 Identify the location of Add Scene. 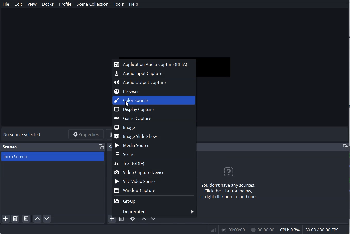
(5, 219).